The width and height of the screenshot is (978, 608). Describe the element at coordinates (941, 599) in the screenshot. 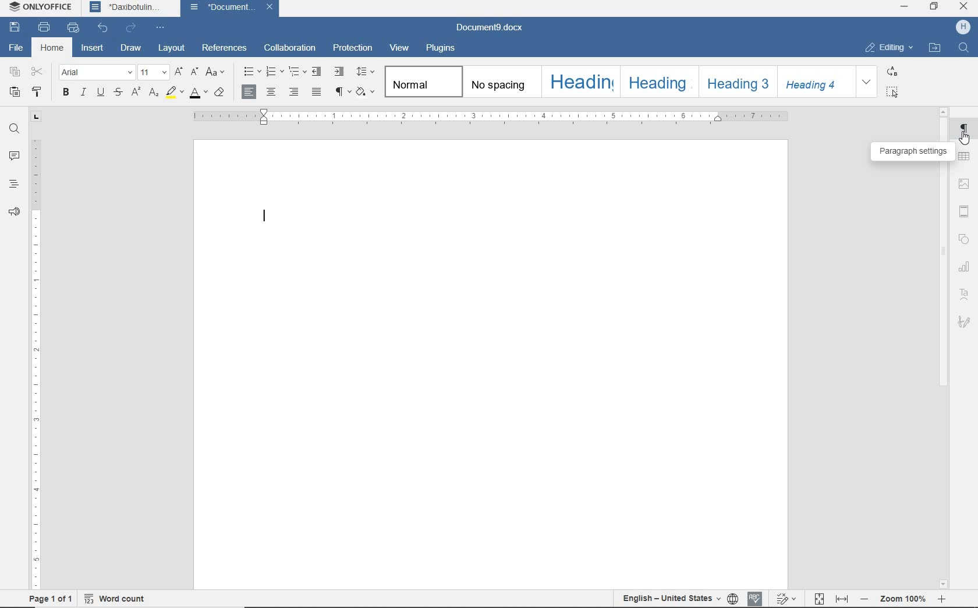

I see `zoom in` at that location.